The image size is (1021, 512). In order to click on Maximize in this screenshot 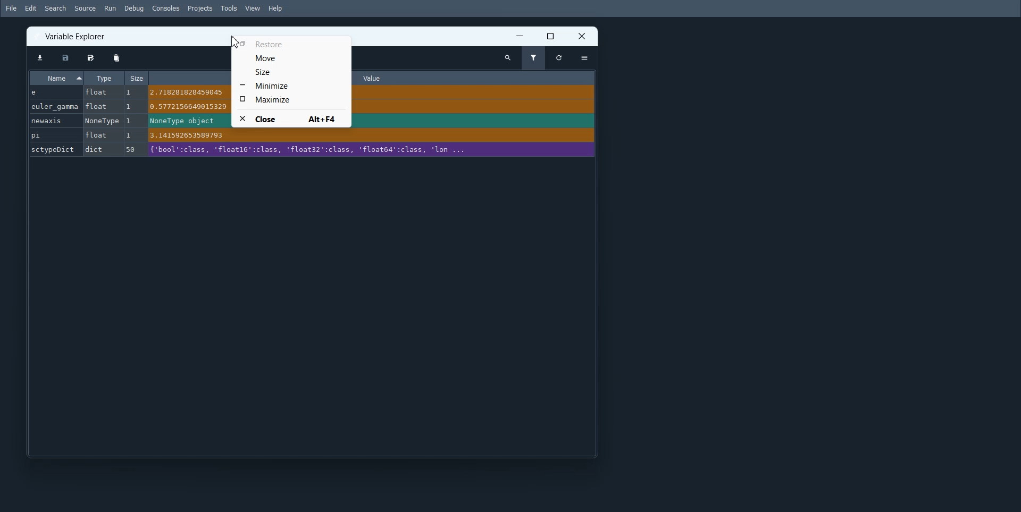, I will do `click(290, 100)`.